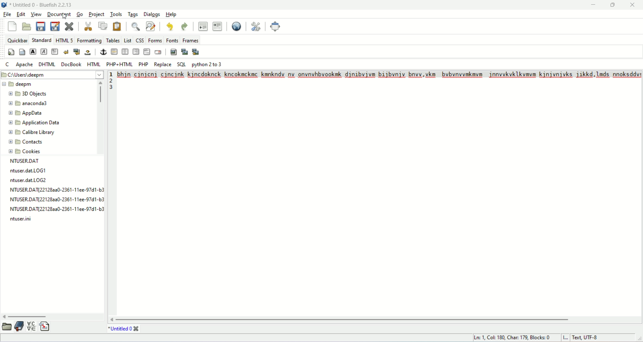 This screenshot has height=342, width=643. I want to click on apache, so click(25, 65).